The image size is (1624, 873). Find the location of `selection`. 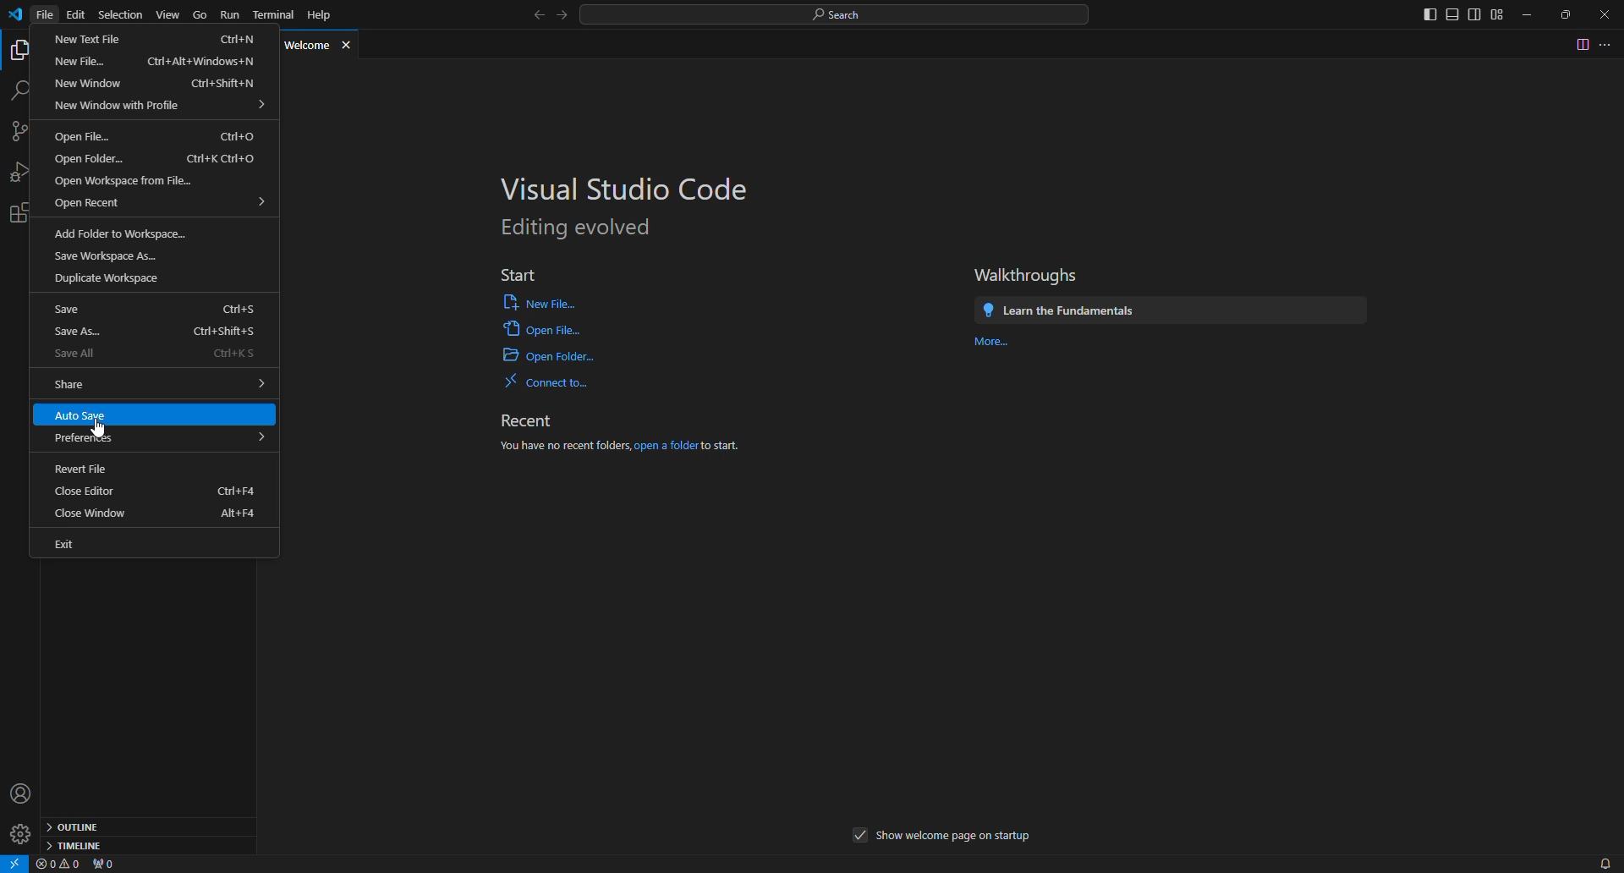

selection is located at coordinates (119, 14).